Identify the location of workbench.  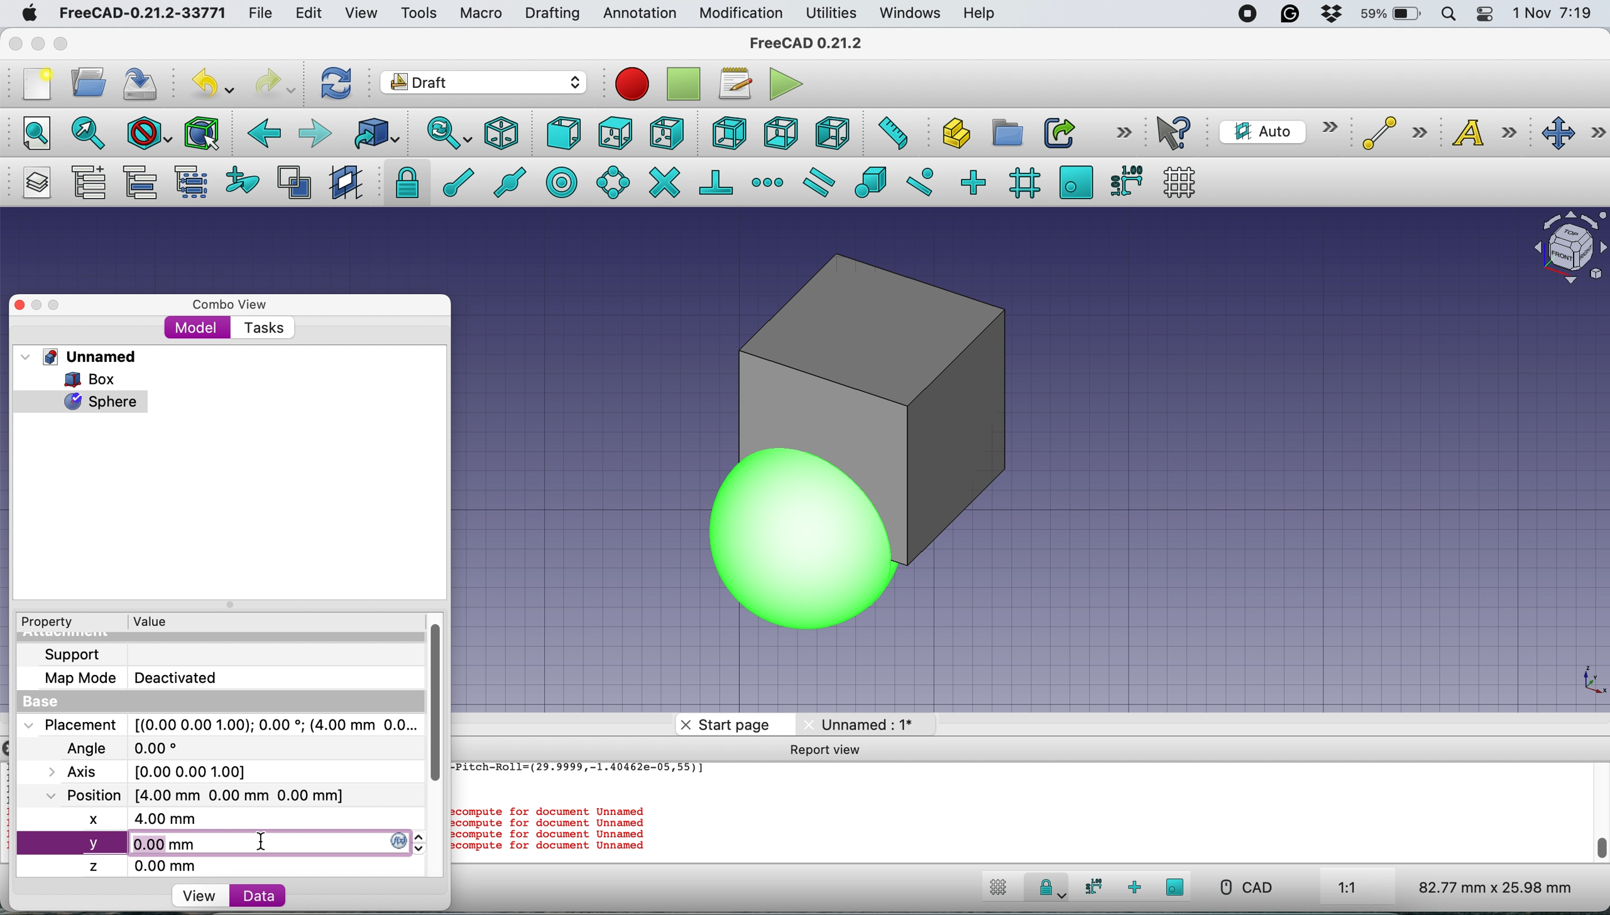
(485, 84).